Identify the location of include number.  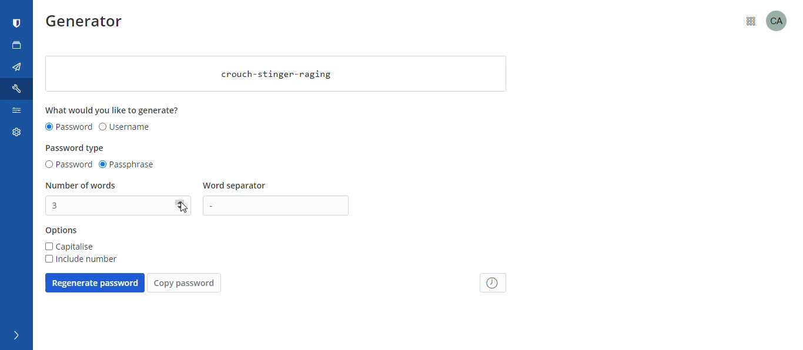
(80, 259).